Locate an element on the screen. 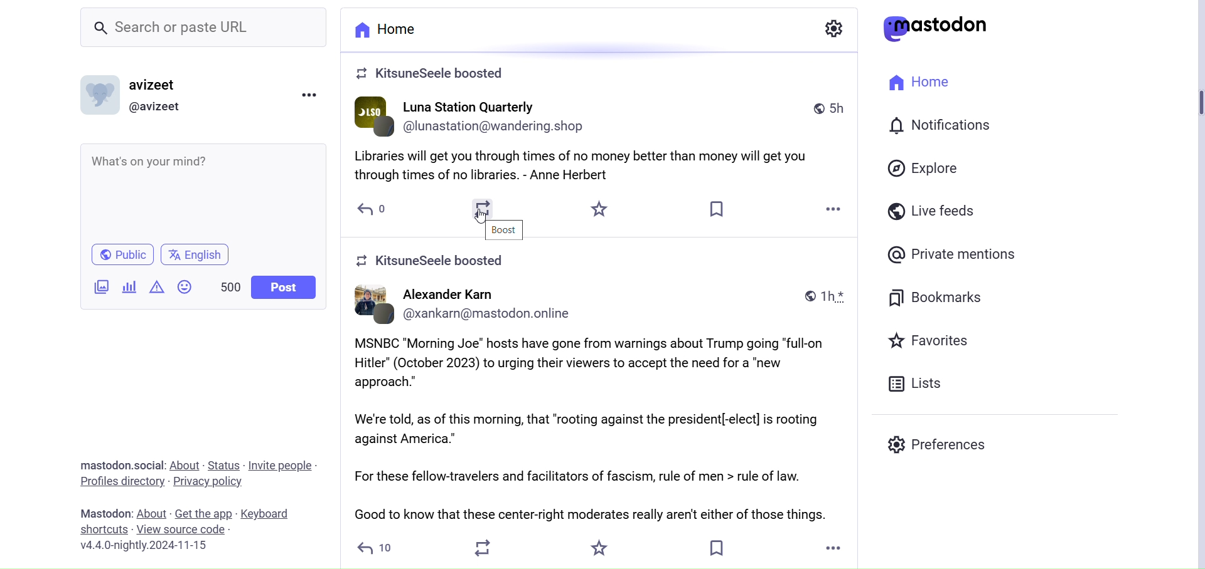  Word Limit is located at coordinates (228, 287).